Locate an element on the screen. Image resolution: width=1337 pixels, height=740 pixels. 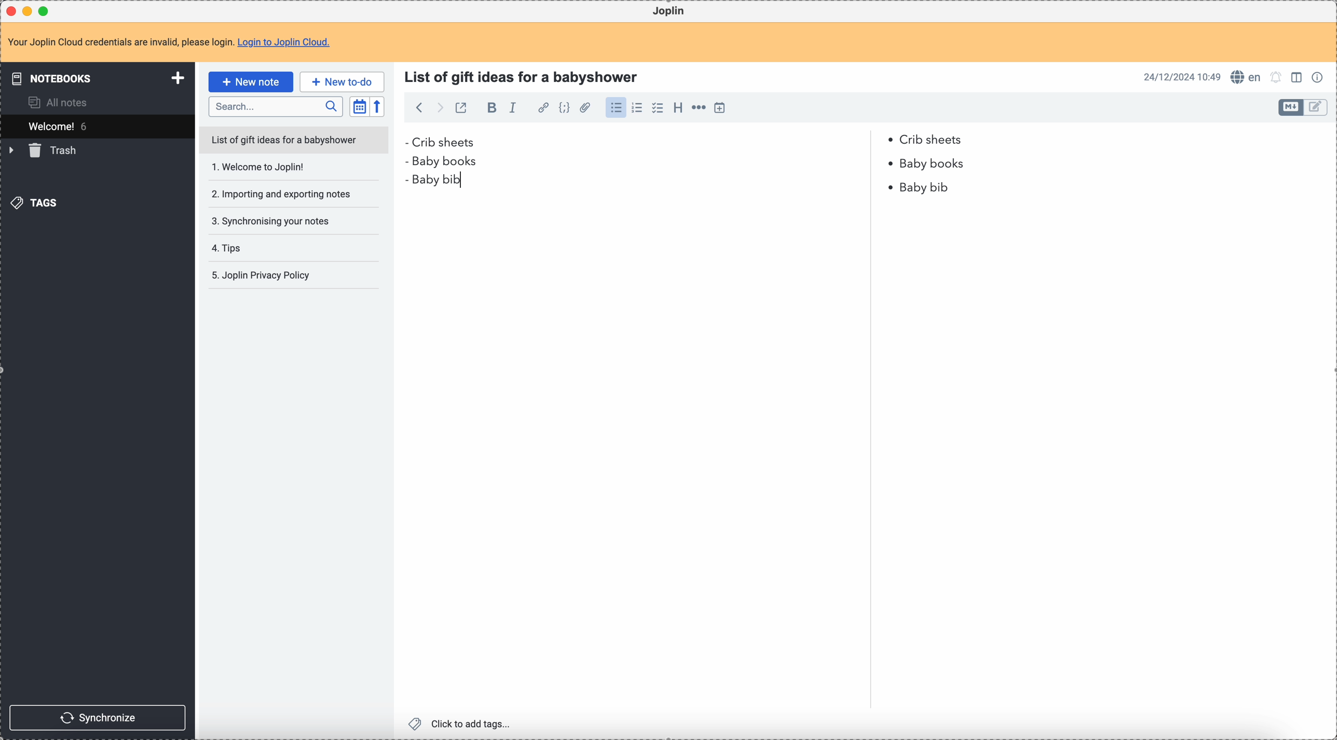
new to-do is located at coordinates (342, 81).